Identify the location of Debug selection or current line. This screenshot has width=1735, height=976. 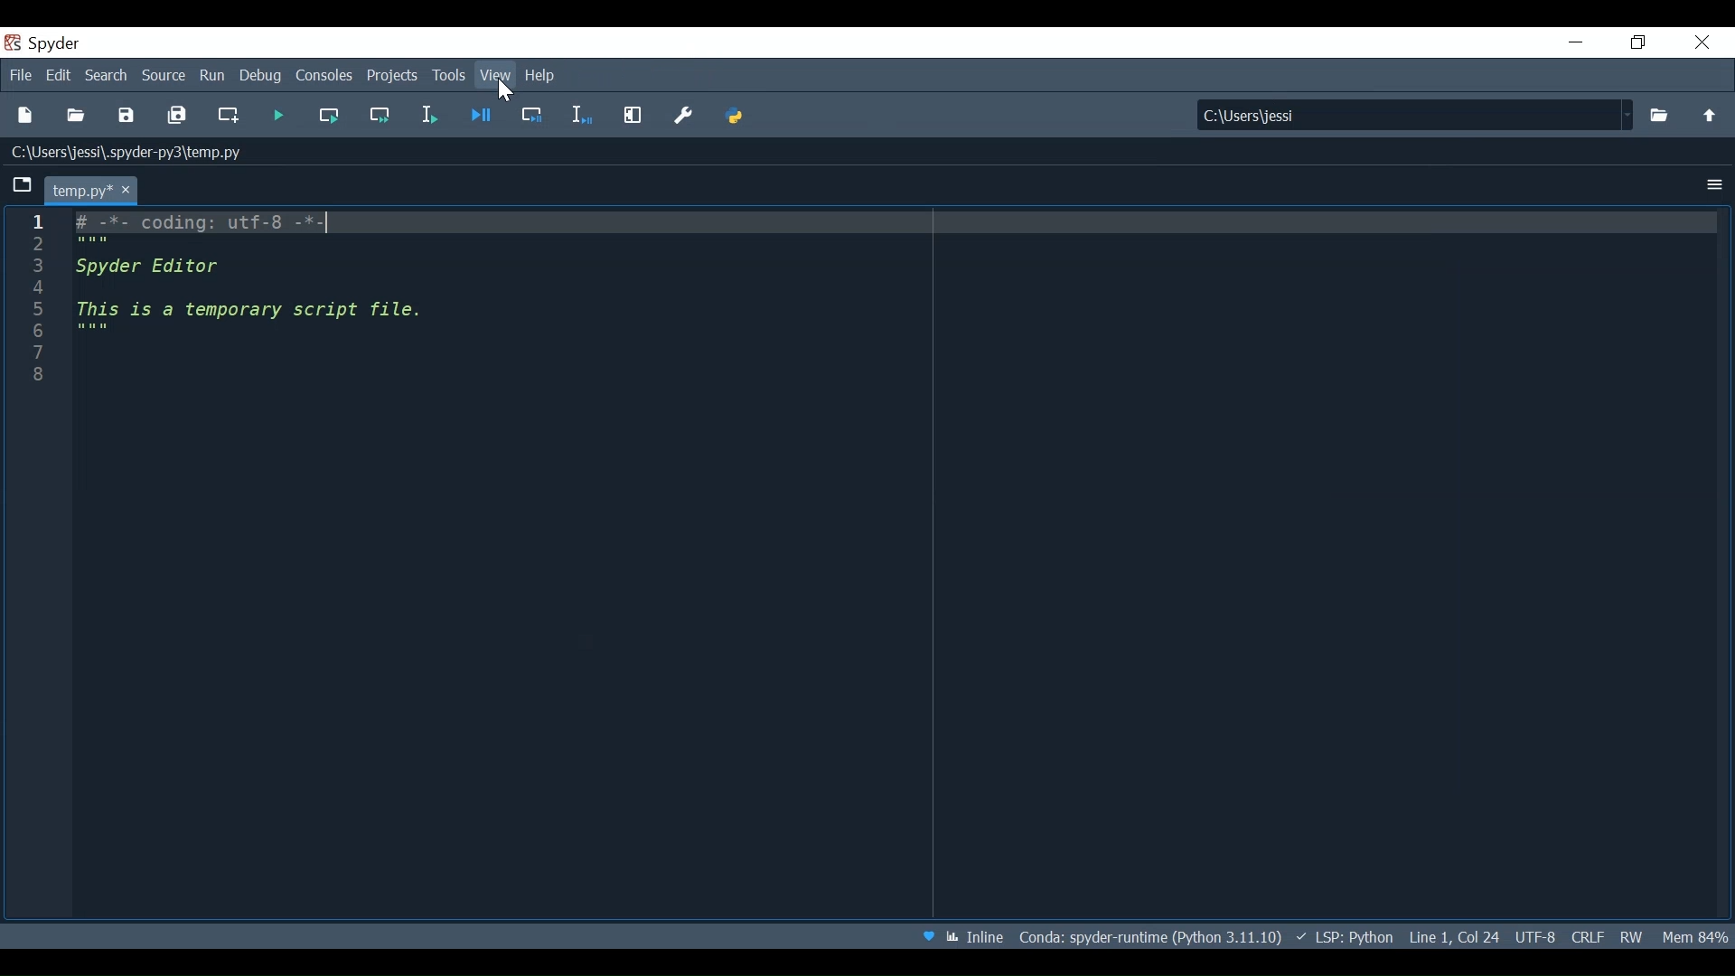
(534, 117).